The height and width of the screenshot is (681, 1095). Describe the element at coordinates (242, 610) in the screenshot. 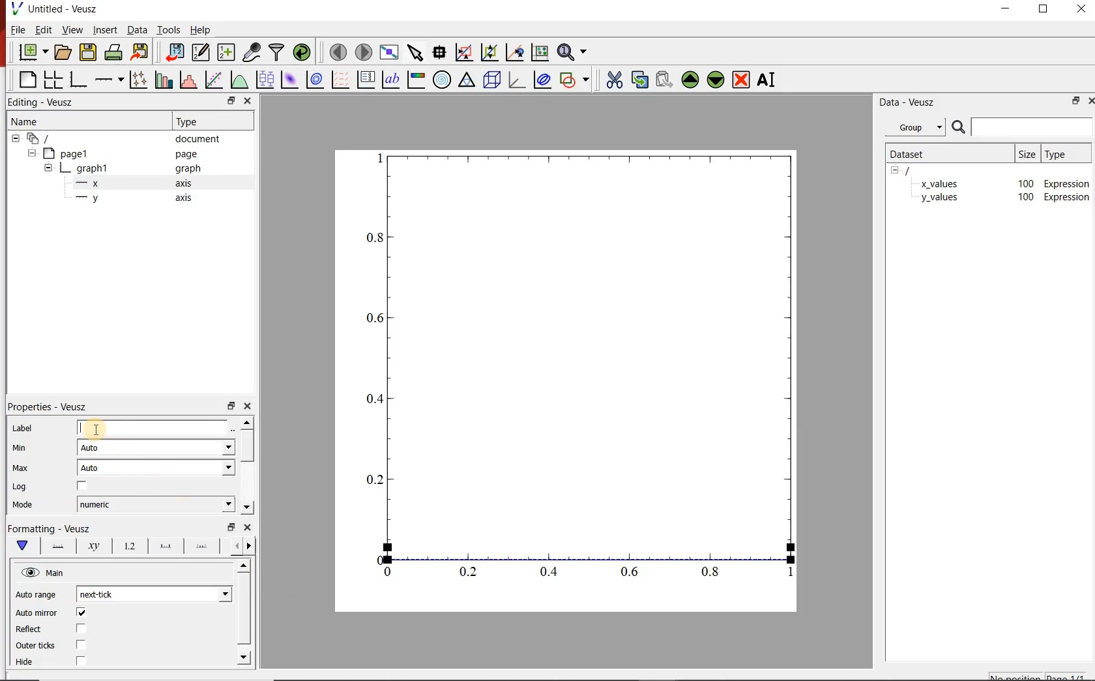

I see `vertical scrollbar` at that location.